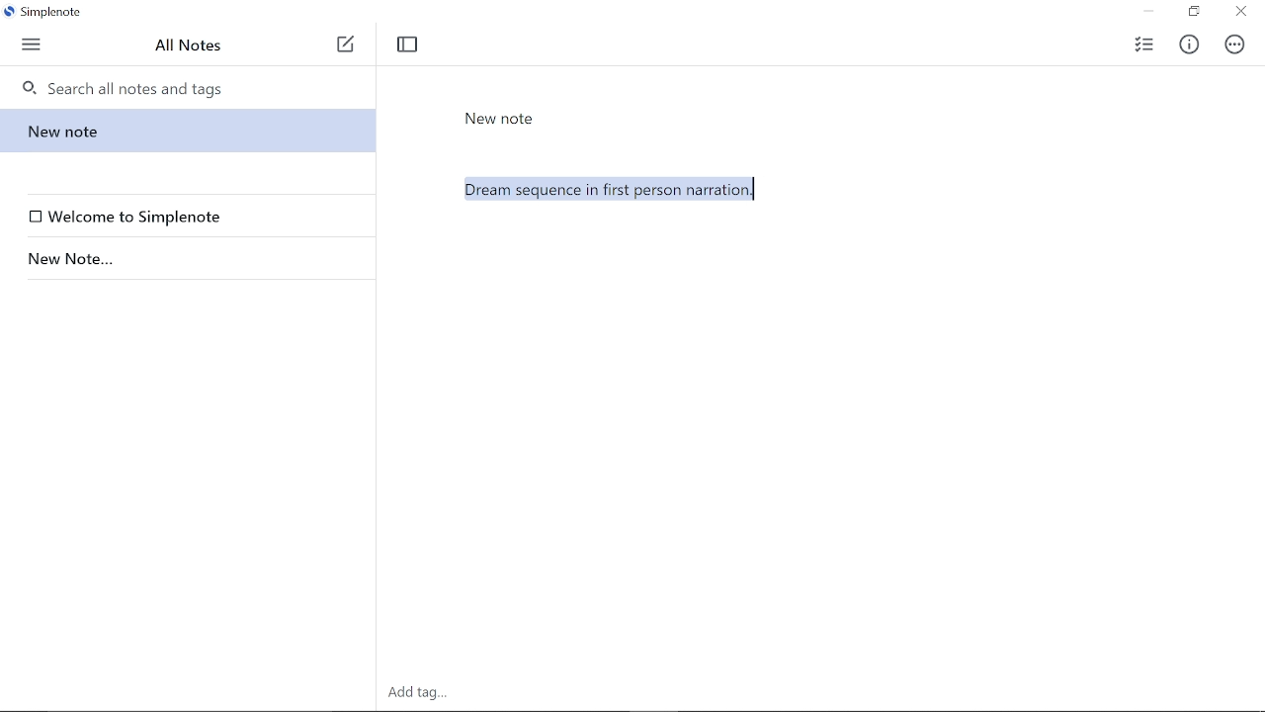 The image size is (1265, 712). Describe the element at coordinates (195, 87) in the screenshot. I see `Search all notes and tags` at that location.